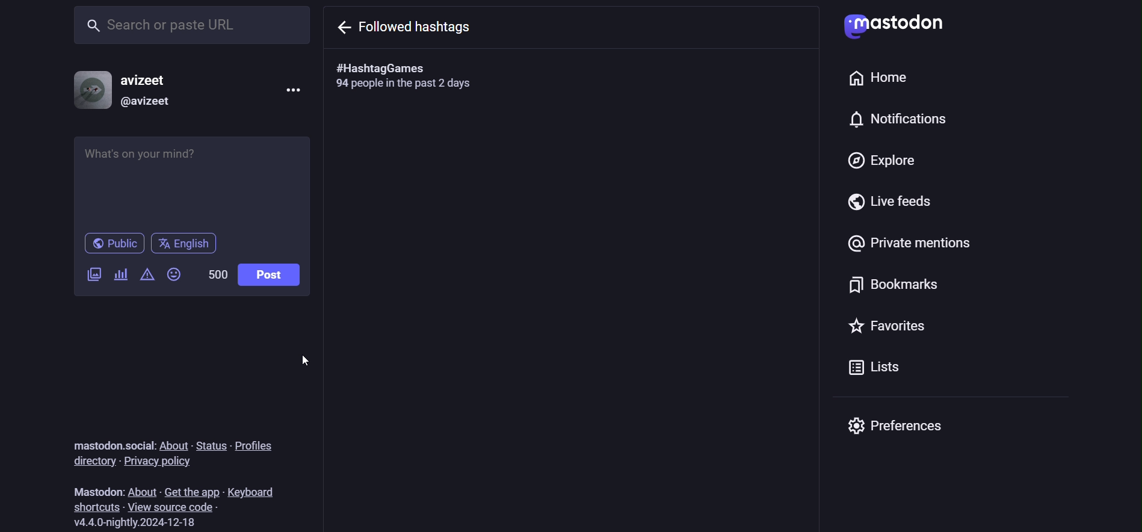 The image size is (1142, 532). Describe the element at coordinates (415, 30) in the screenshot. I see `go back from followed hashtags menu` at that location.